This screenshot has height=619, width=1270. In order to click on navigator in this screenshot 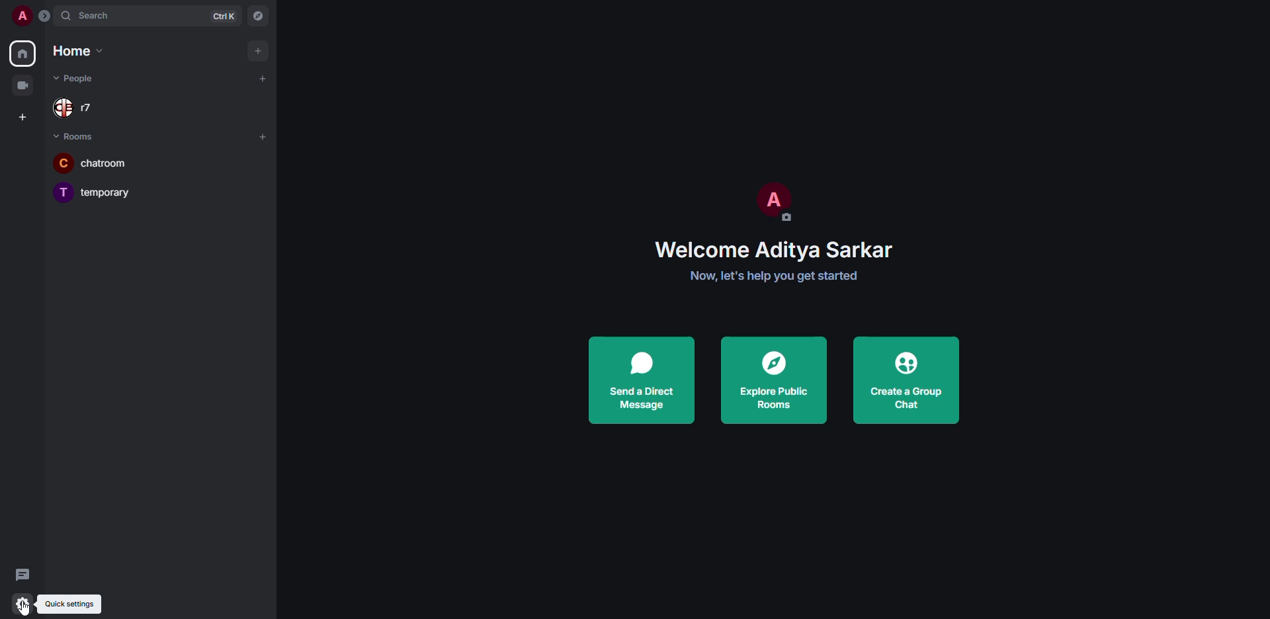, I will do `click(259, 13)`.